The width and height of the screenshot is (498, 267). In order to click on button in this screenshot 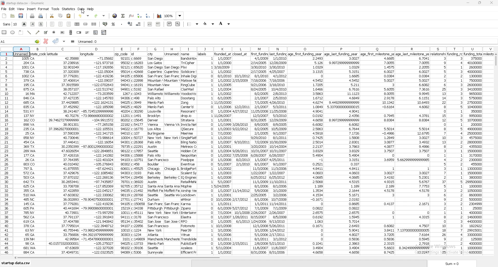, I will do `click(63, 32)`.